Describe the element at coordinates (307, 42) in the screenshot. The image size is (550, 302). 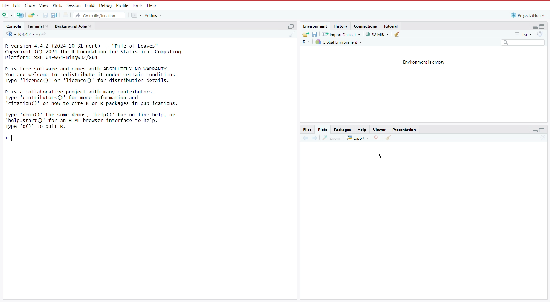
I see `R` at that location.